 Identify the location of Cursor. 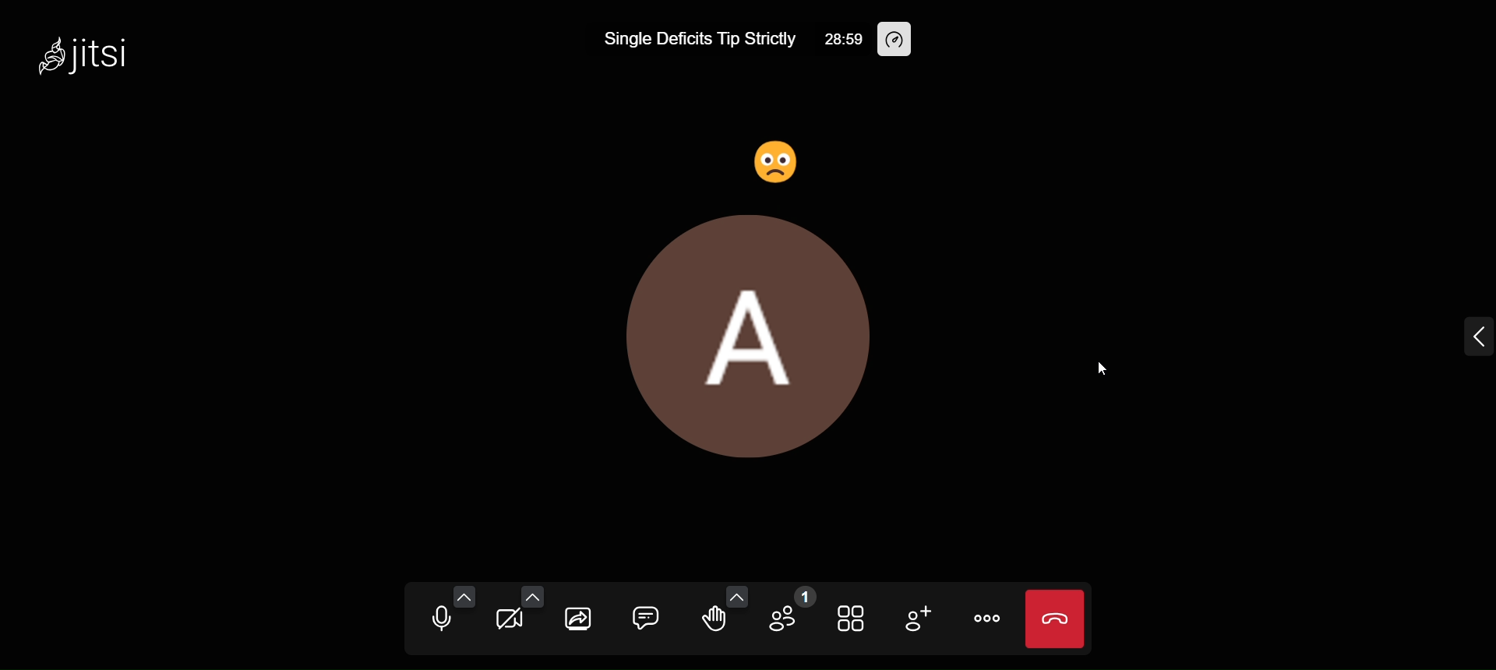
(1100, 368).